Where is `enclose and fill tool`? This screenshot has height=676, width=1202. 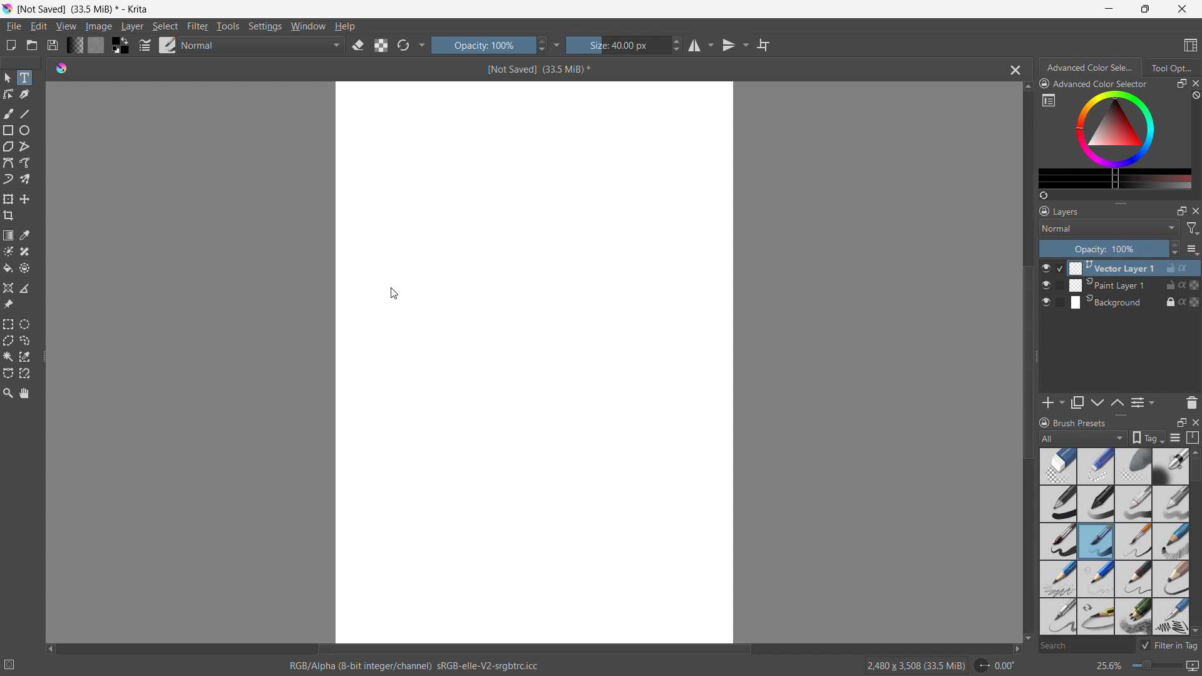
enclose and fill tool is located at coordinates (24, 268).